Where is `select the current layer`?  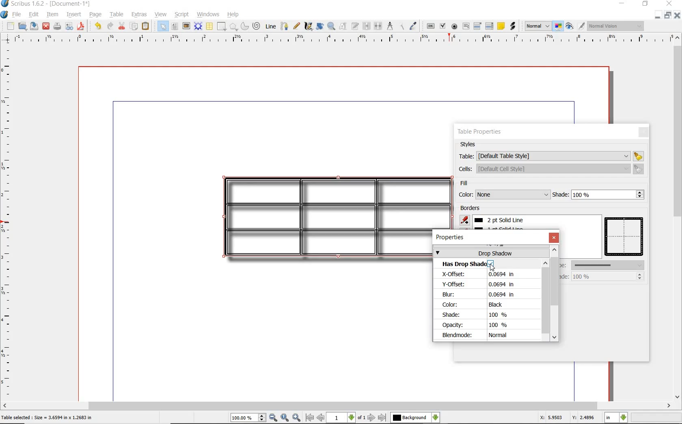 select the current layer is located at coordinates (416, 417).